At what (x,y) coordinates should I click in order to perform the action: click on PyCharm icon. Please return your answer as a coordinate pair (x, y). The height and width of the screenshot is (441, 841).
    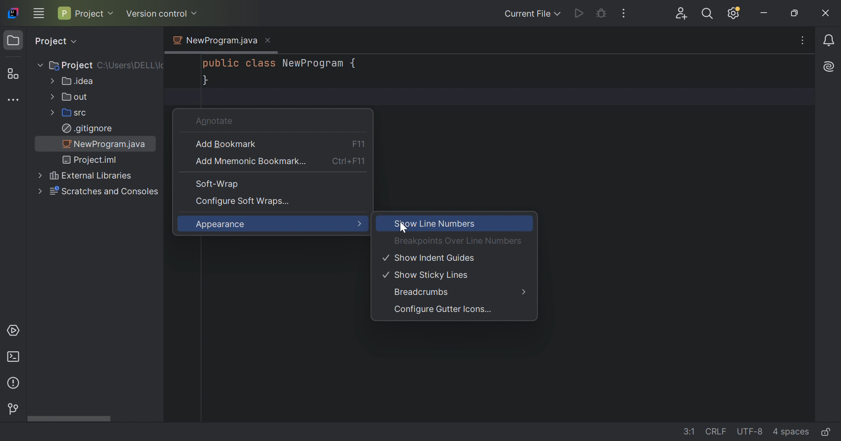
    Looking at the image, I should click on (13, 14).